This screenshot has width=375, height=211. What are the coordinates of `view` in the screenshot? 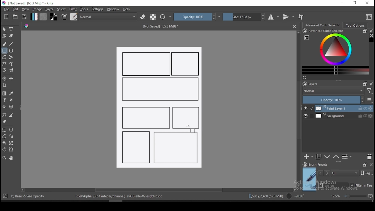 It's located at (25, 9).